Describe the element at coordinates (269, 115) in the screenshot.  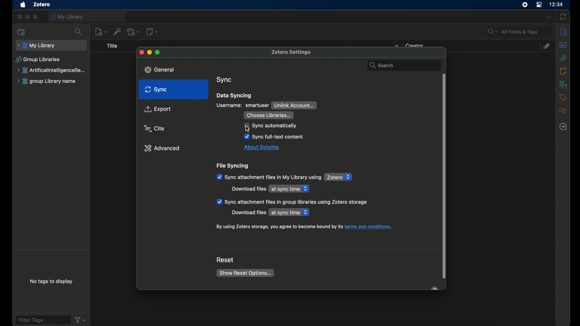
I see `choose libraries` at that location.